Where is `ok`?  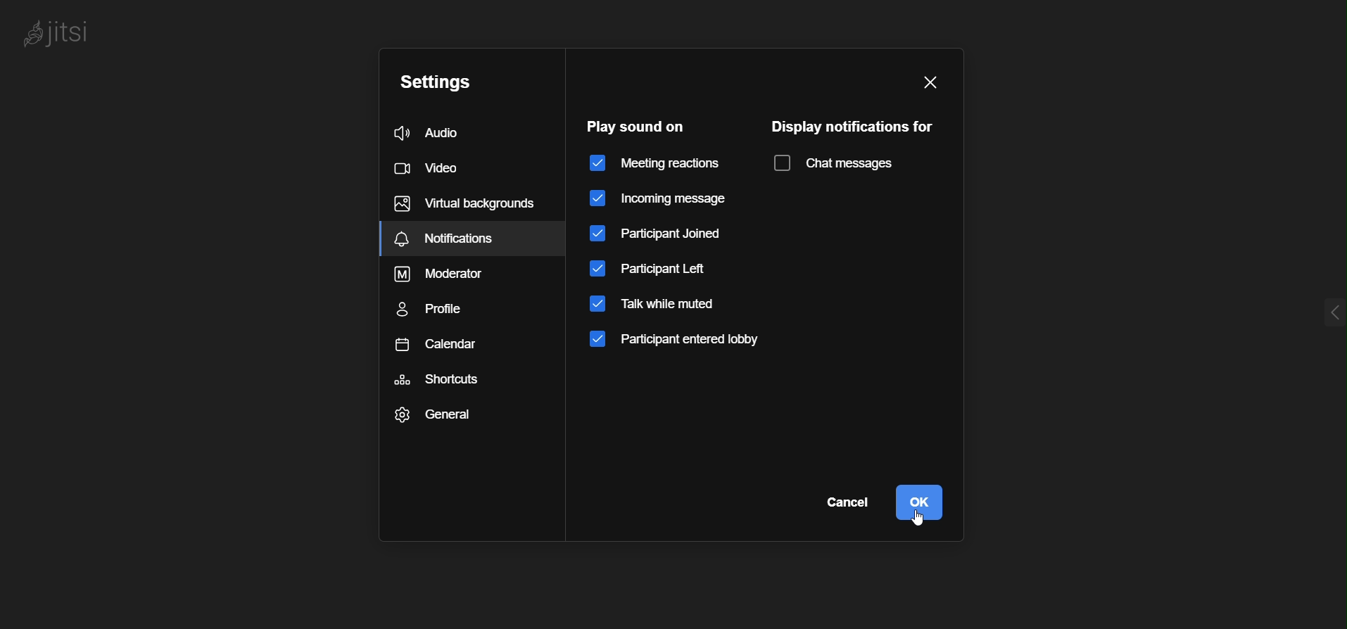
ok is located at coordinates (923, 502).